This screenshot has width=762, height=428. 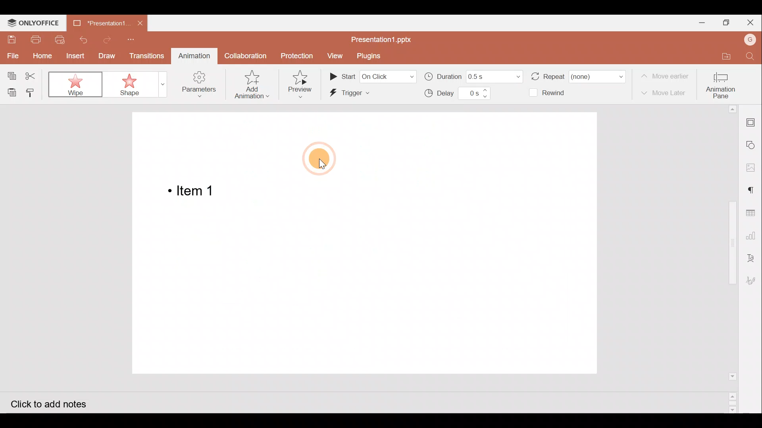 What do you see at coordinates (750, 41) in the screenshot?
I see `Account name` at bounding box center [750, 41].